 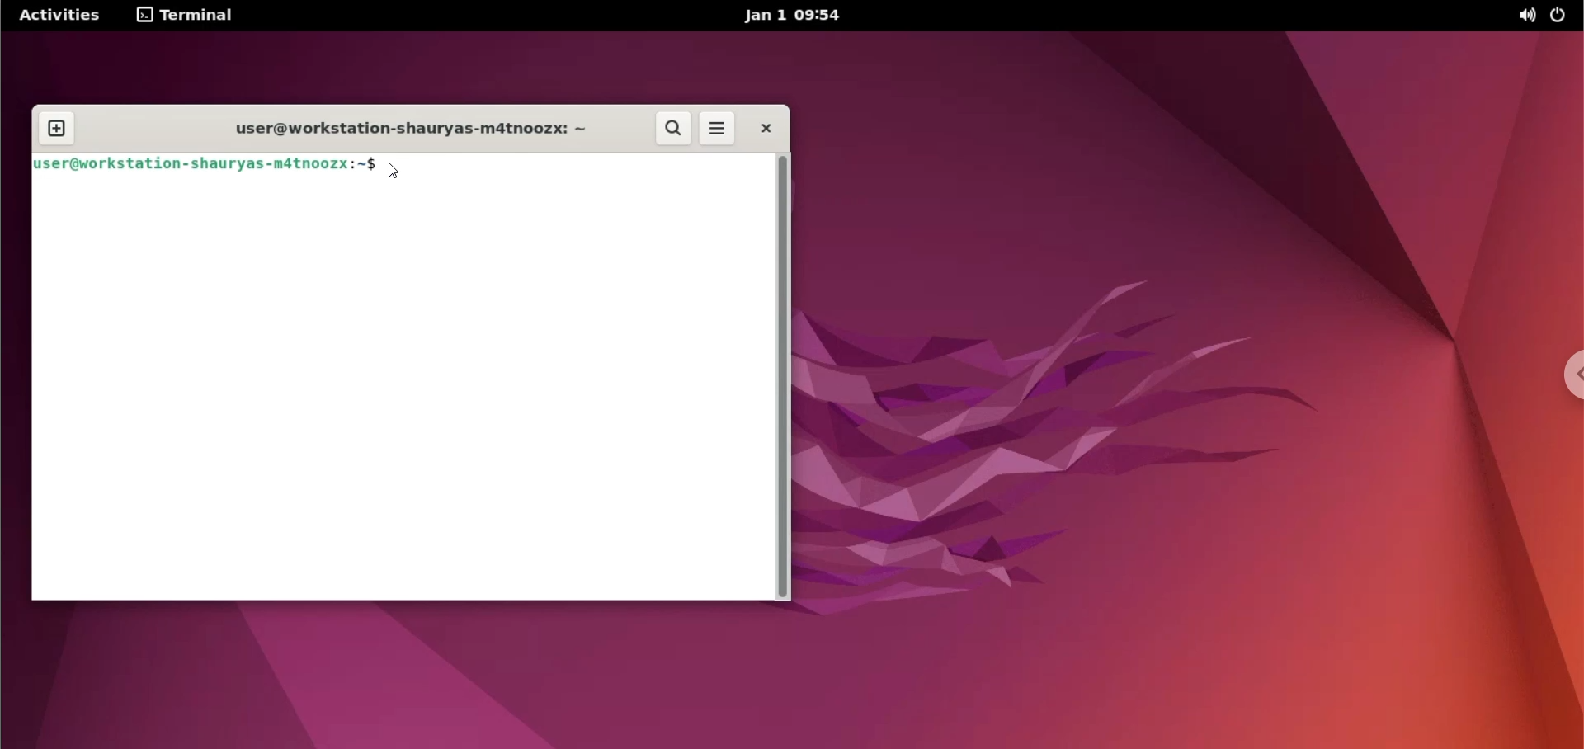 What do you see at coordinates (1525, 17) in the screenshot?
I see `sound options` at bounding box center [1525, 17].